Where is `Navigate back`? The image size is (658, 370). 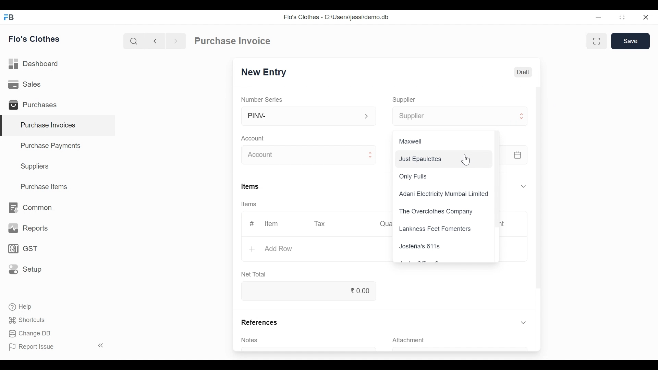 Navigate back is located at coordinates (154, 41).